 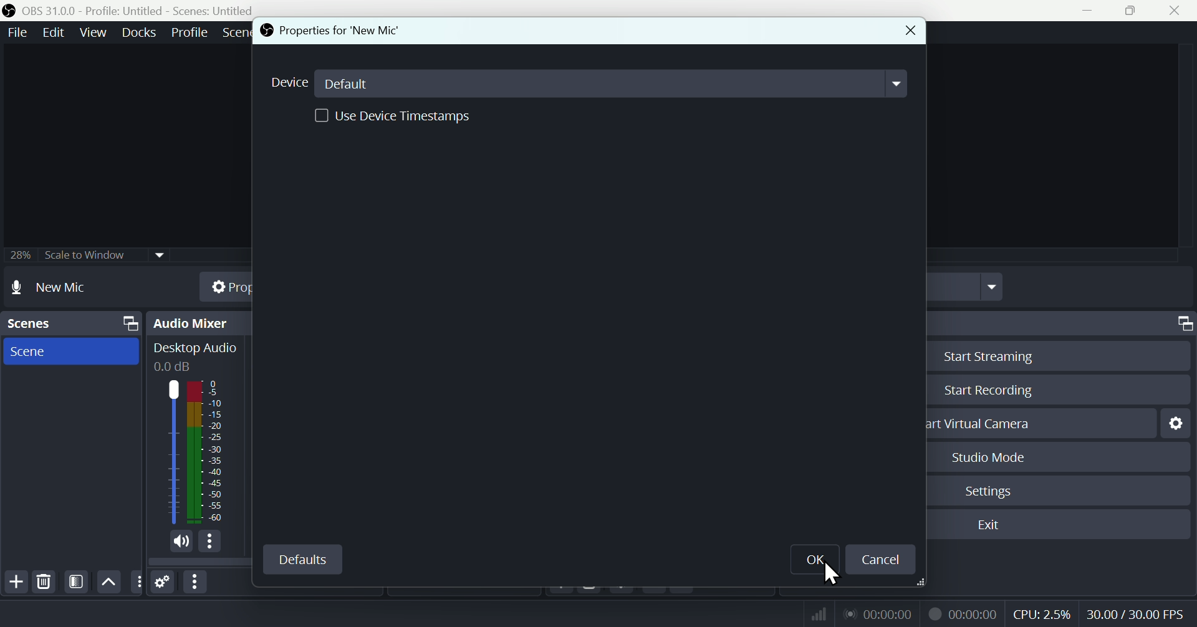 What do you see at coordinates (880, 560) in the screenshot?
I see `cancel` at bounding box center [880, 560].